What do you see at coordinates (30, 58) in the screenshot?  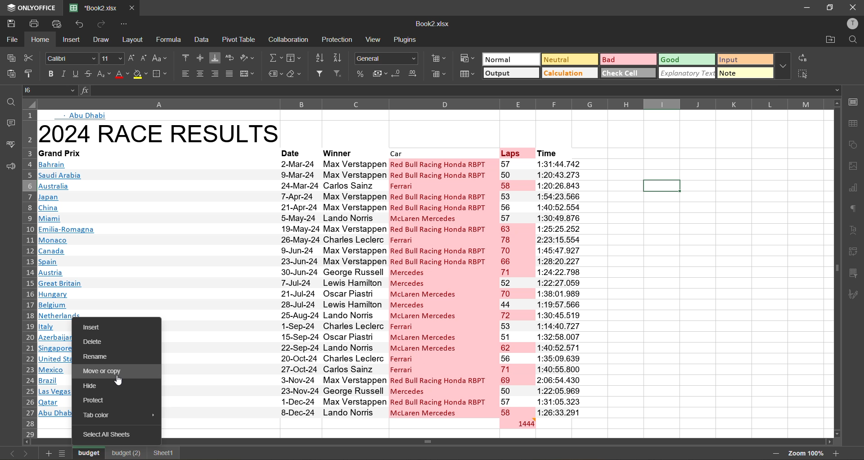 I see `cut` at bounding box center [30, 58].